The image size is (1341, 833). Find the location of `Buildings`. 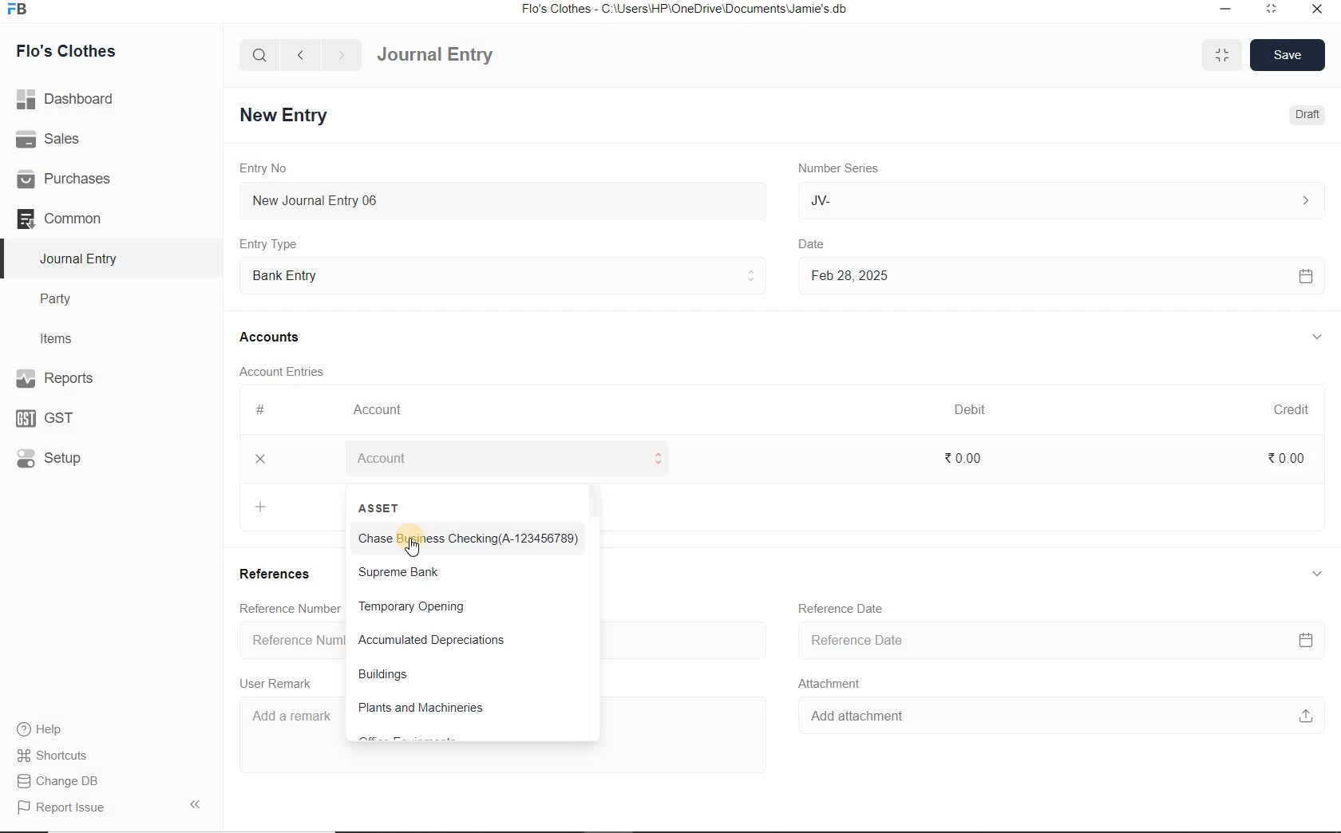

Buildings is located at coordinates (390, 675).